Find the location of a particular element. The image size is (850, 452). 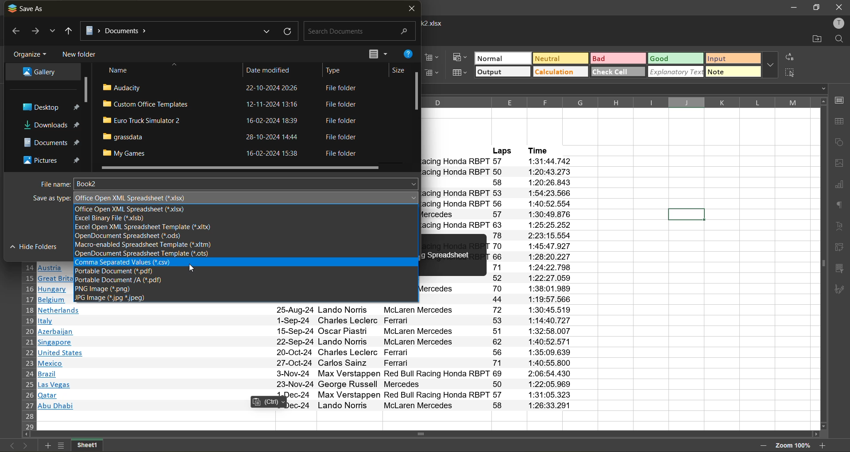

text info is located at coordinates (310, 384).